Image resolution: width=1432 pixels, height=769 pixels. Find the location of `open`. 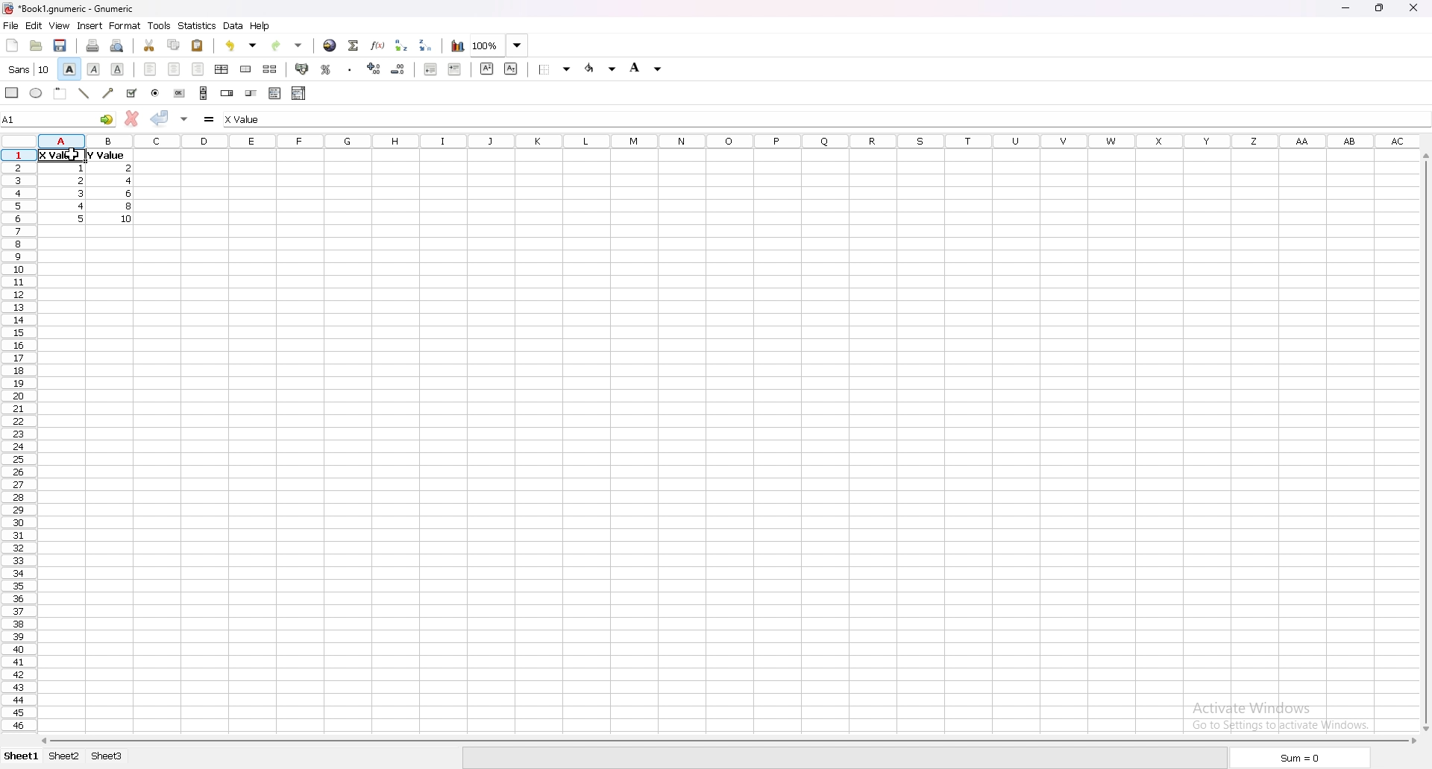

open is located at coordinates (36, 45).